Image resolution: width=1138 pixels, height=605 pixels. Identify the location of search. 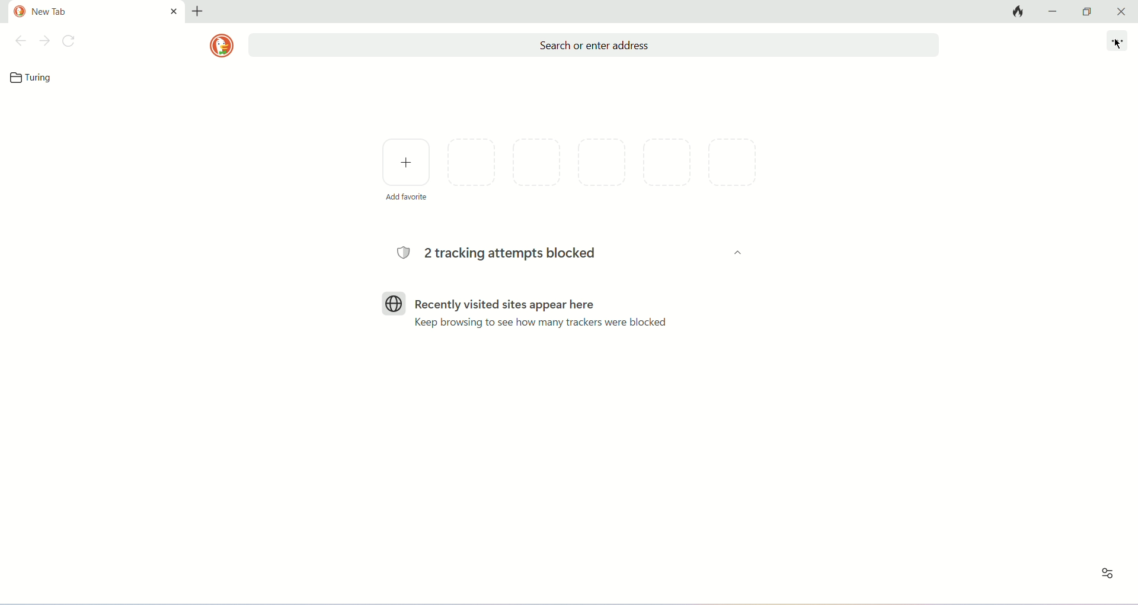
(596, 45).